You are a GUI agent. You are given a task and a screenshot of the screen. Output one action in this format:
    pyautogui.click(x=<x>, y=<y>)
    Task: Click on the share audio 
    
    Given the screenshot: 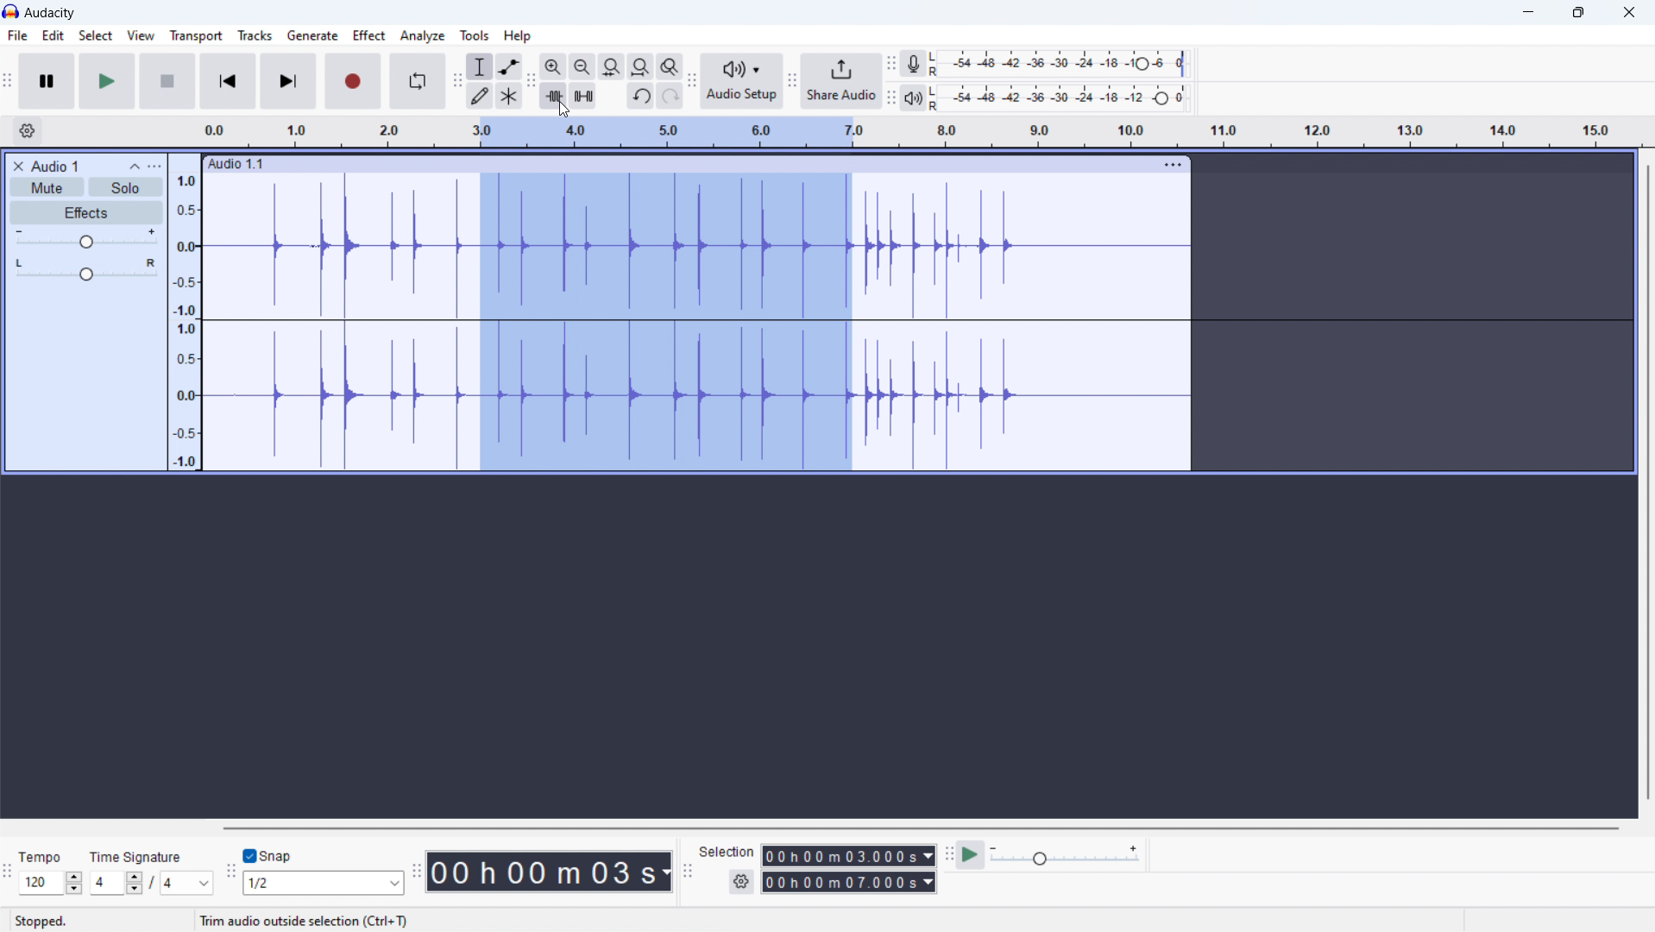 What is the action you would take?
    pyautogui.click(x=841, y=81)
    